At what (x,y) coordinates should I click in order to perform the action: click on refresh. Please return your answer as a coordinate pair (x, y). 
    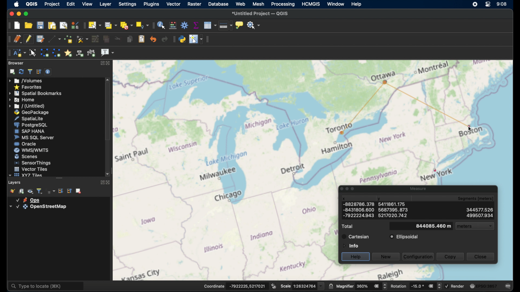
    Looking at the image, I should click on (21, 72).